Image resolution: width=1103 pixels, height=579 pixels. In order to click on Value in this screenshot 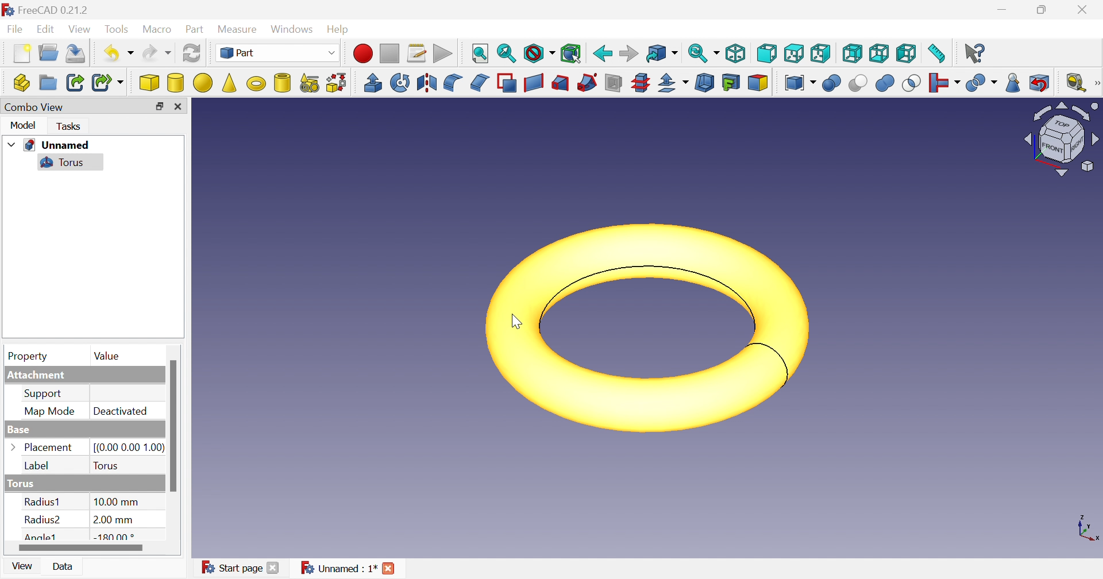, I will do `click(106, 357)`.